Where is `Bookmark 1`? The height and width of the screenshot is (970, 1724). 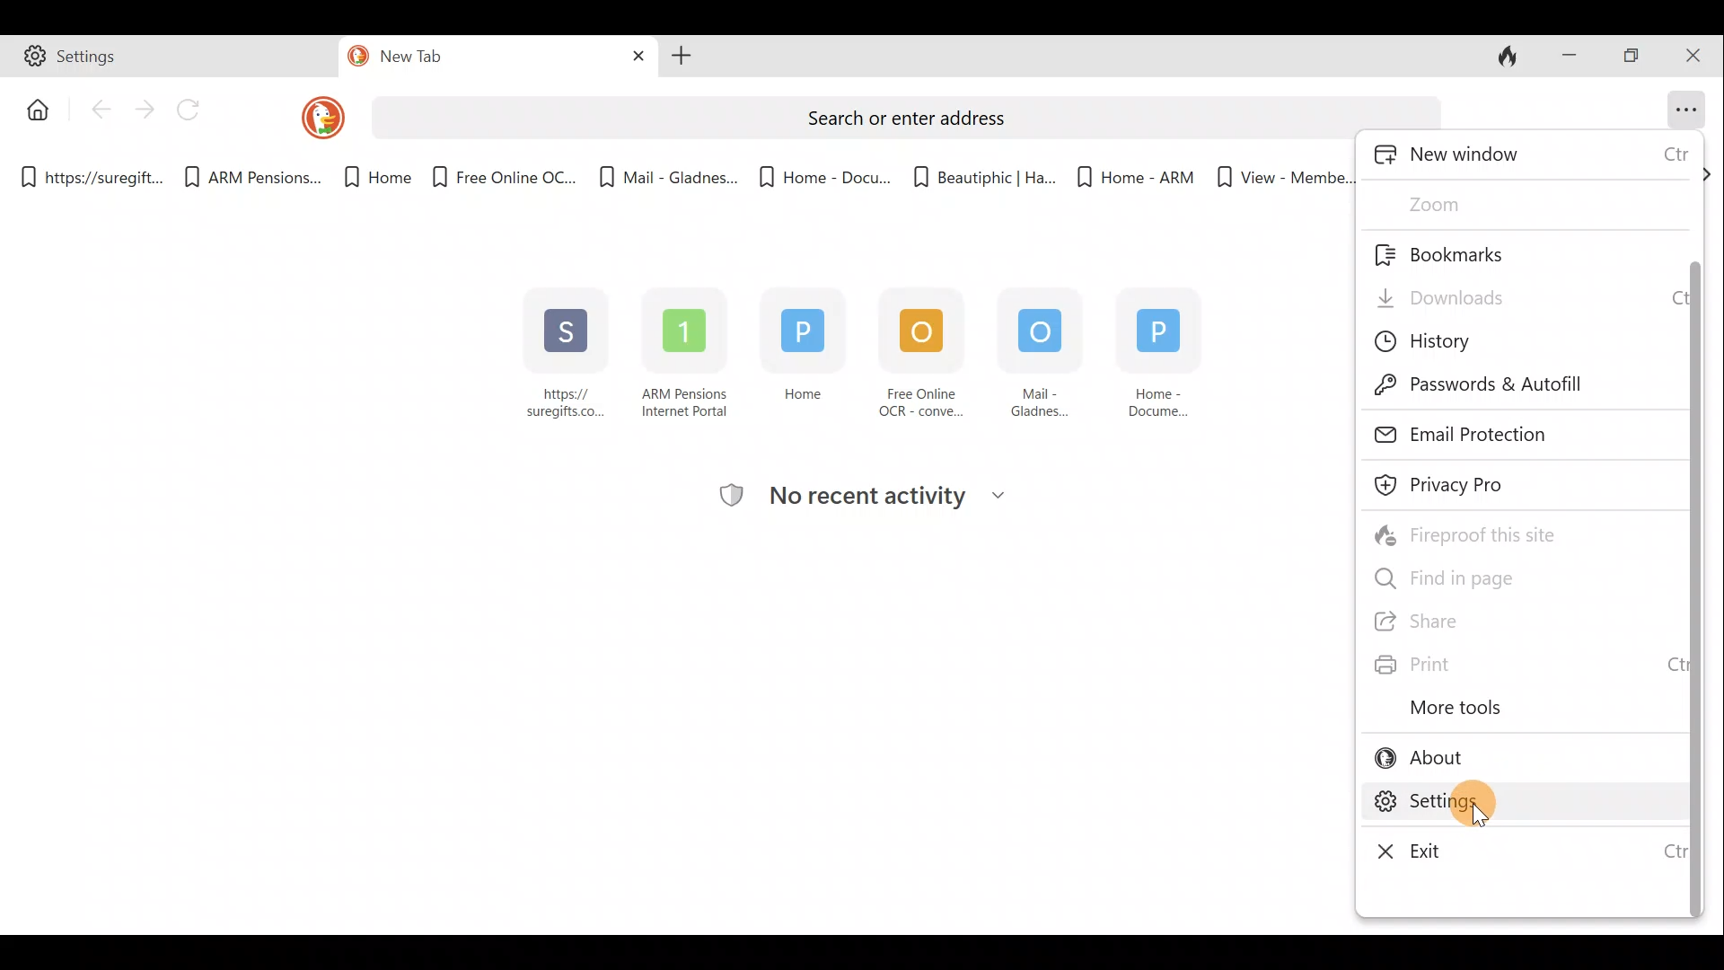 Bookmark 1 is located at coordinates (88, 174).